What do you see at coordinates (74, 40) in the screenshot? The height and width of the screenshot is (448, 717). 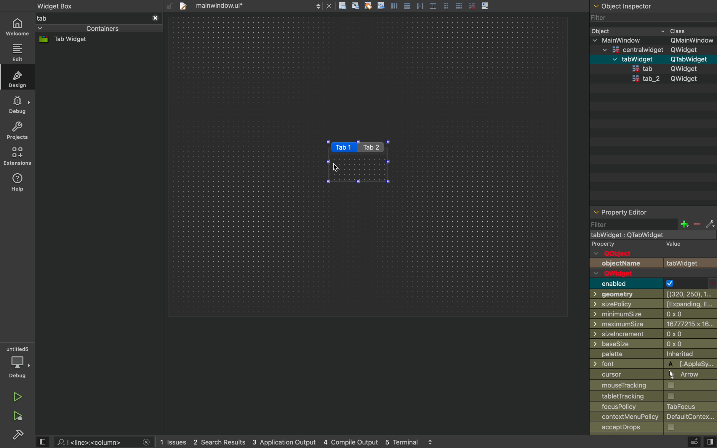 I see `tab widget` at bounding box center [74, 40].